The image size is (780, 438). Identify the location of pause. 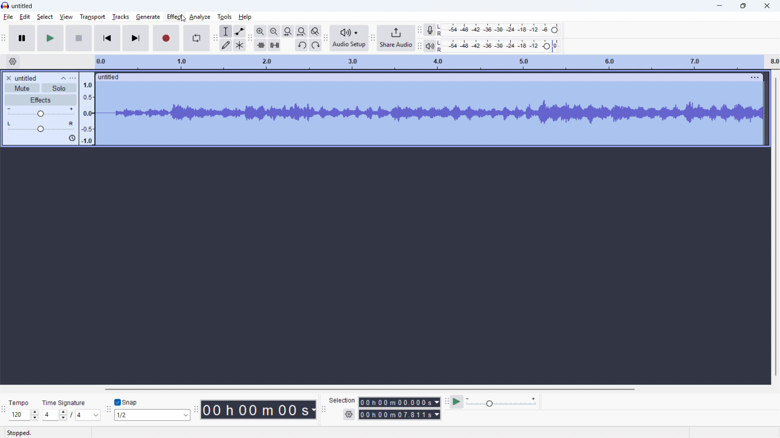
(22, 38).